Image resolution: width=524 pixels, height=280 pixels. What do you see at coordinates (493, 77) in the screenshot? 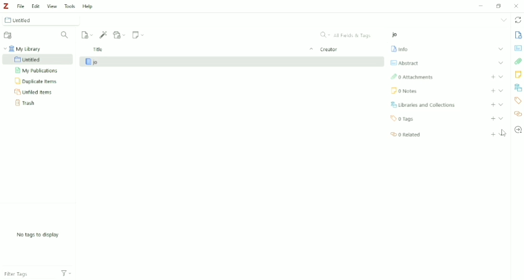
I see `Ad` at bounding box center [493, 77].